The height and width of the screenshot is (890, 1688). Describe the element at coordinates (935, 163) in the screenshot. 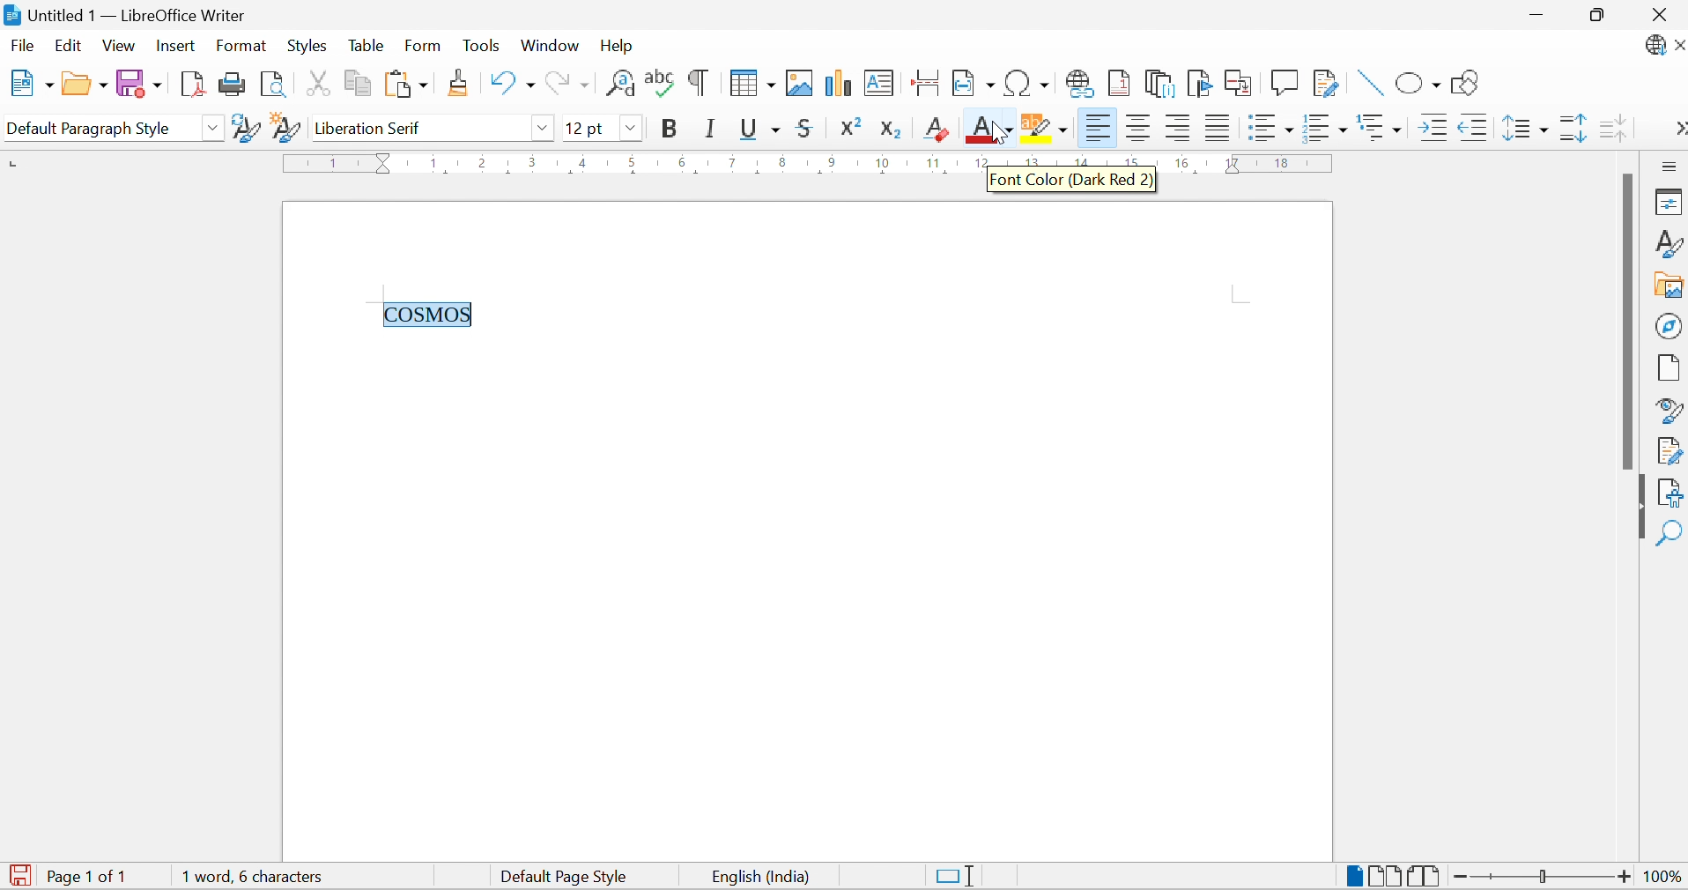

I see `11` at that location.